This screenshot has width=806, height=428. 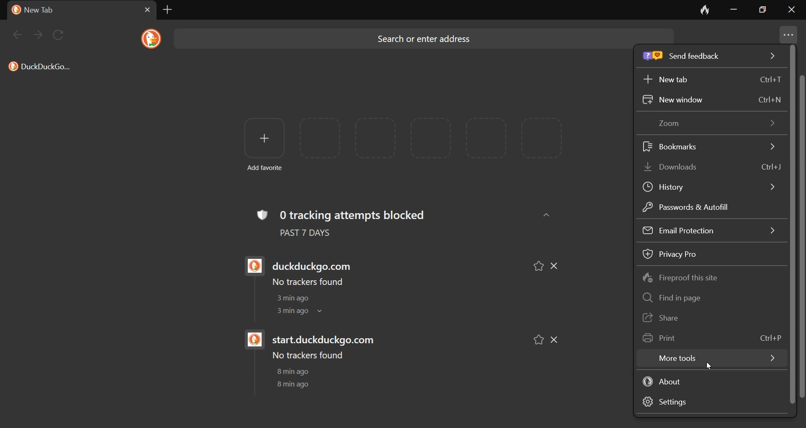 What do you see at coordinates (261, 138) in the screenshot?
I see `add` at bounding box center [261, 138].